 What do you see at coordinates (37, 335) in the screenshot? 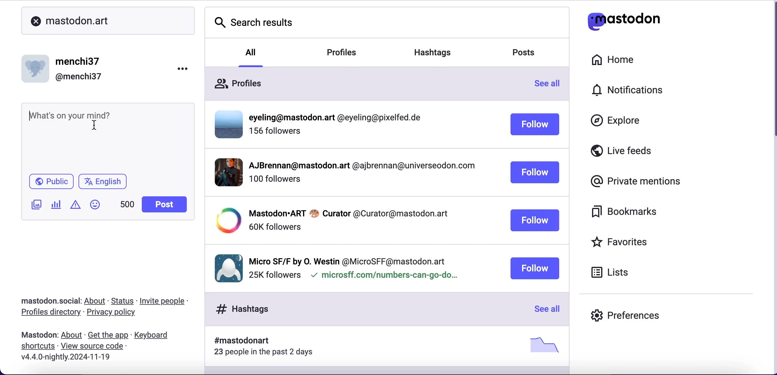
I see `mastodon` at bounding box center [37, 335].